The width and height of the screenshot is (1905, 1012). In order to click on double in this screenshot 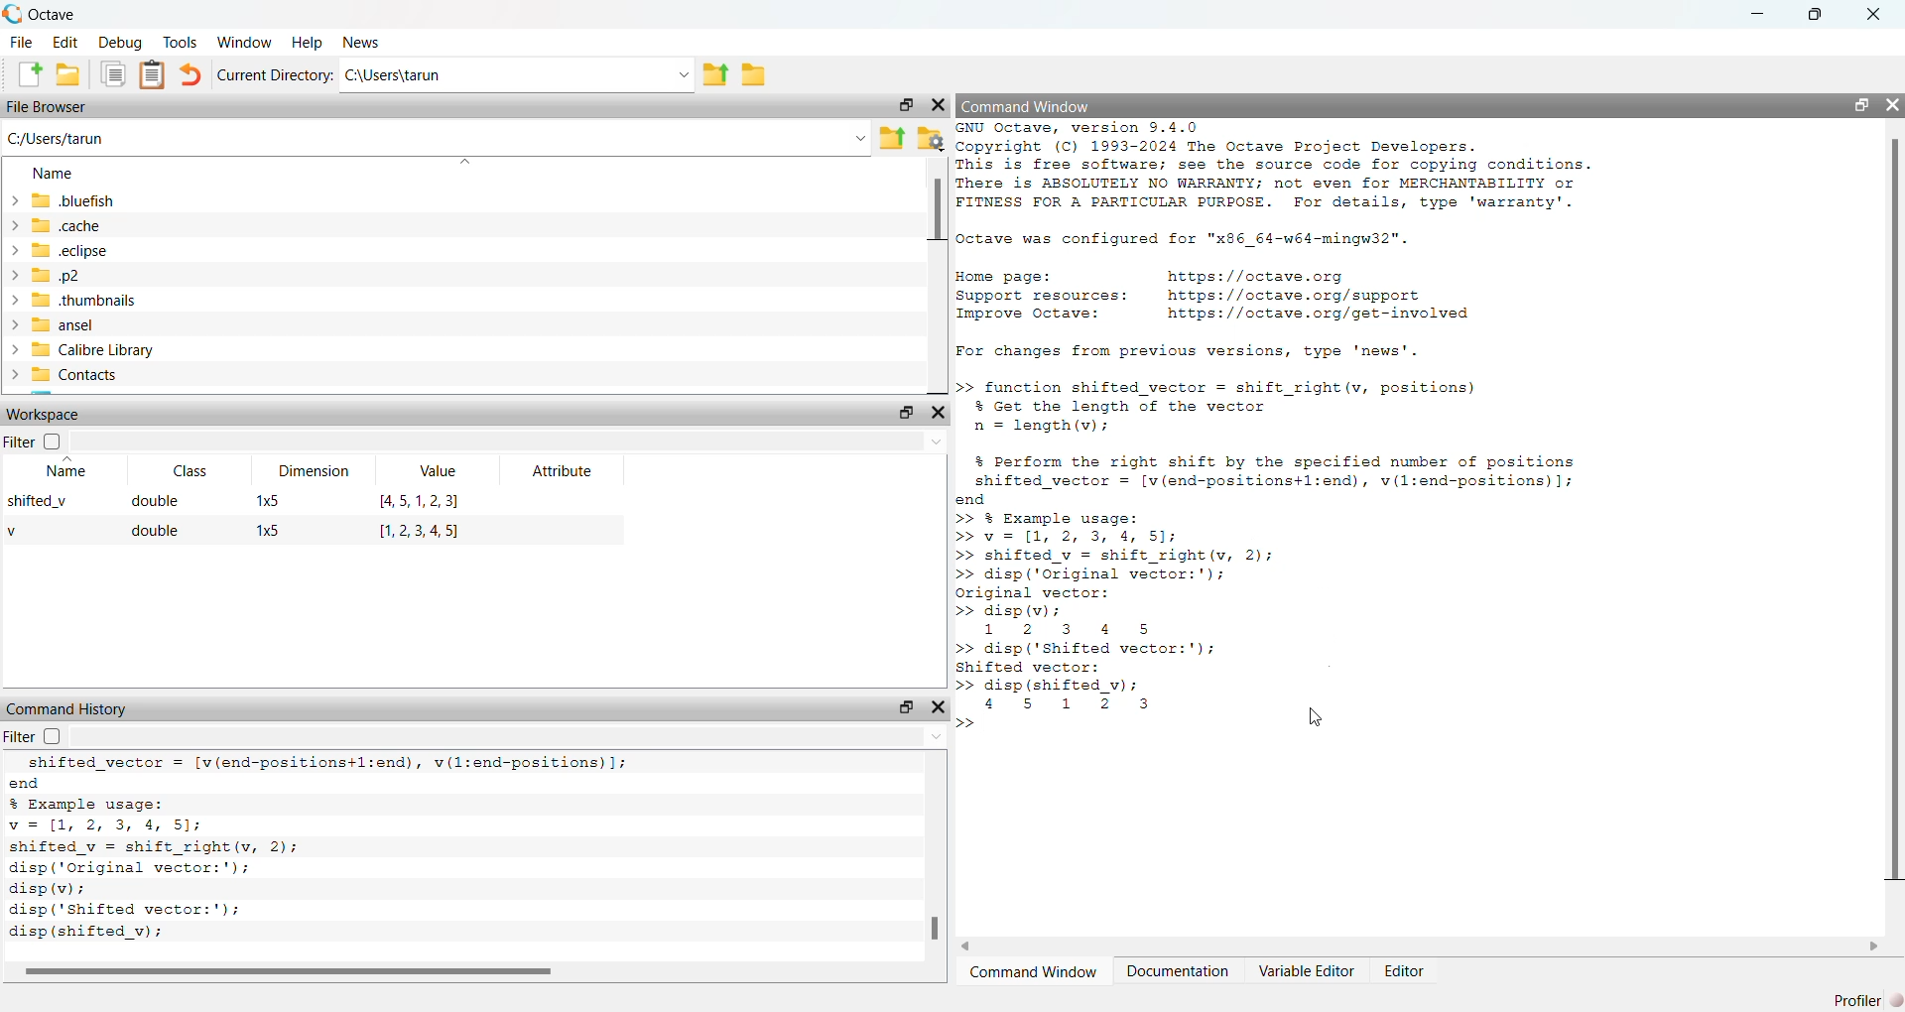, I will do `click(155, 531)`.